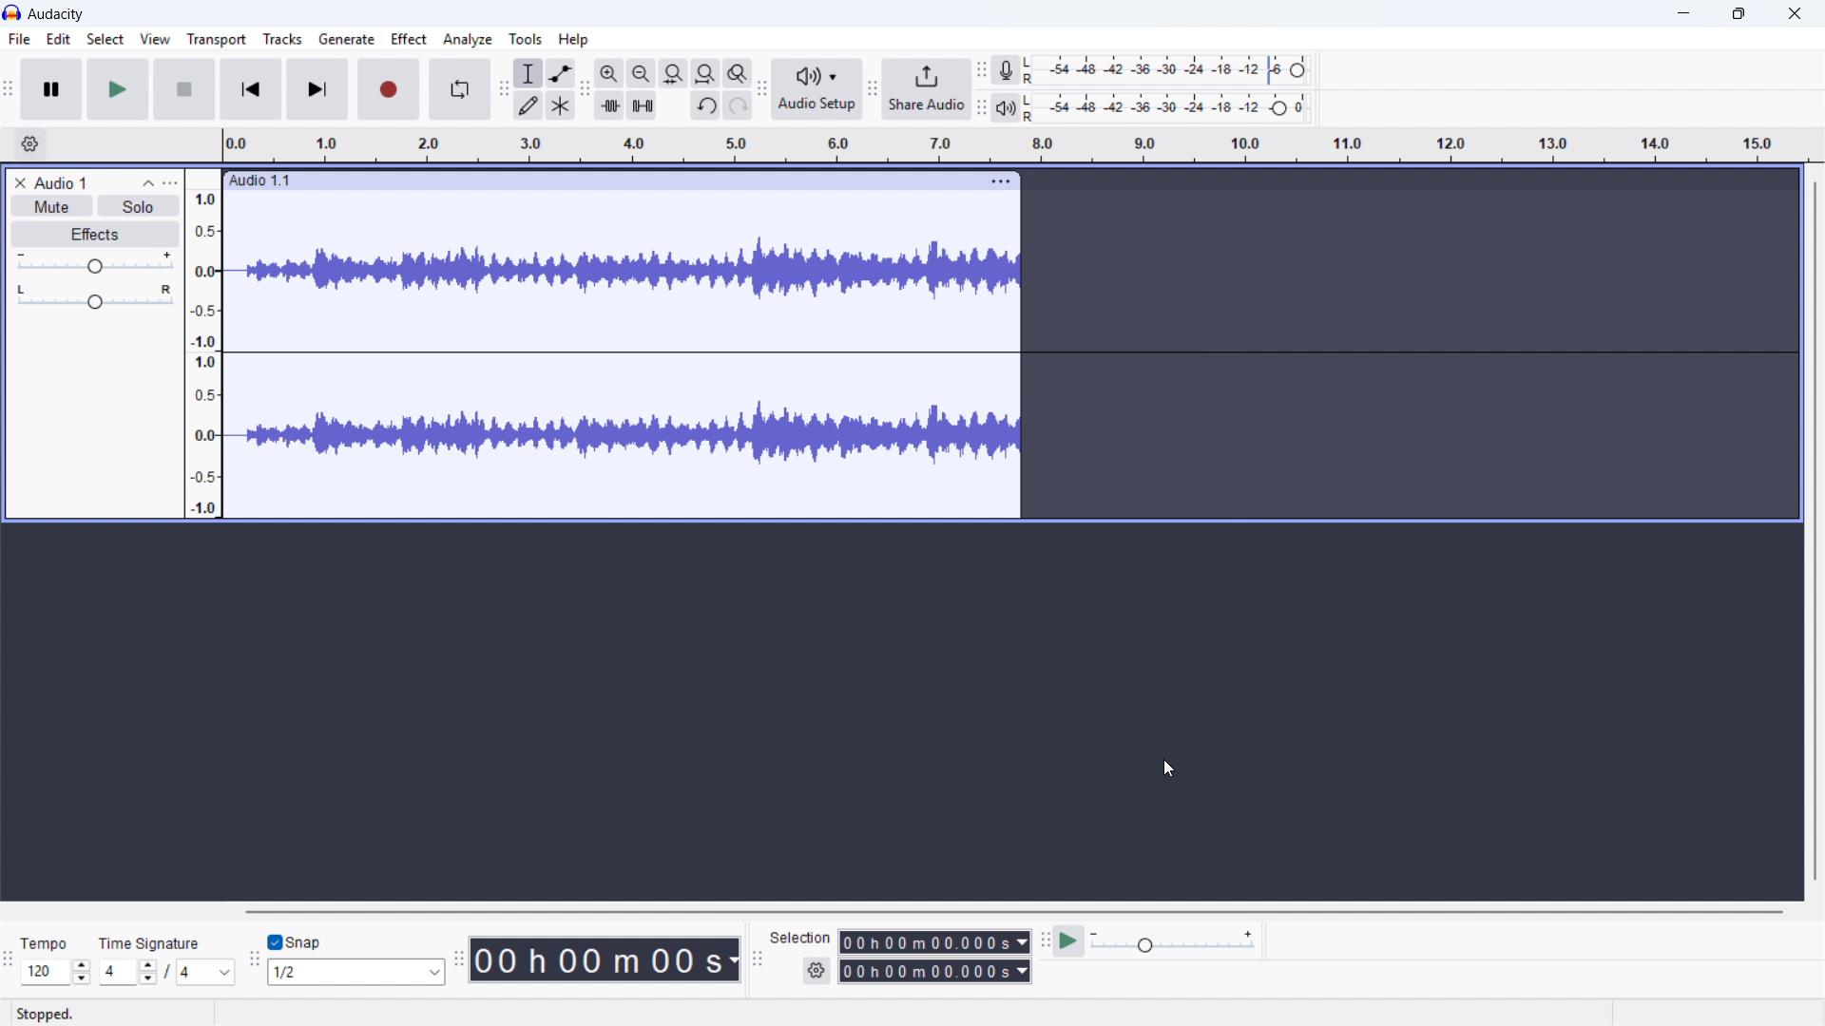  What do you see at coordinates (1172, 108) in the screenshot?
I see `playback level ` at bounding box center [1172, 108].